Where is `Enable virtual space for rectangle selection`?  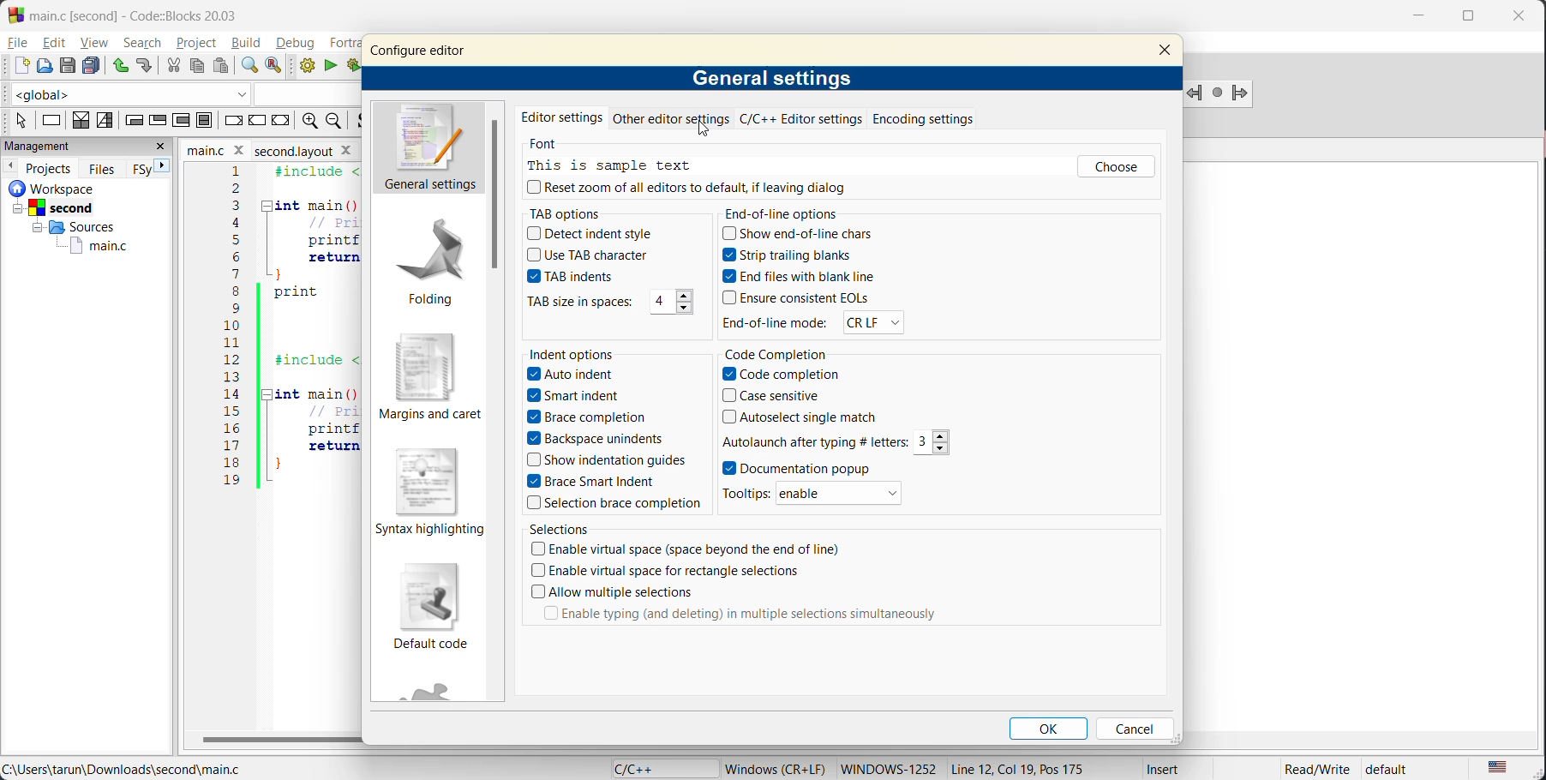 Enable virtual space for rectangle selection is located at coordinates (674, 570).